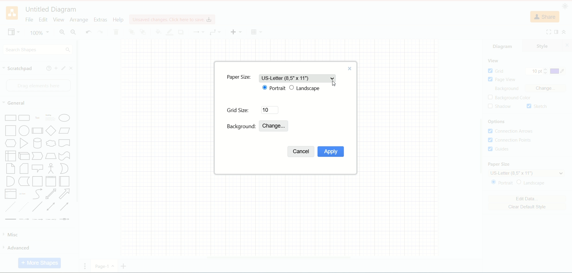 This screenshot has height=273, width=572. I want to click on Curved Corner Rectangle, so click(24, 119).